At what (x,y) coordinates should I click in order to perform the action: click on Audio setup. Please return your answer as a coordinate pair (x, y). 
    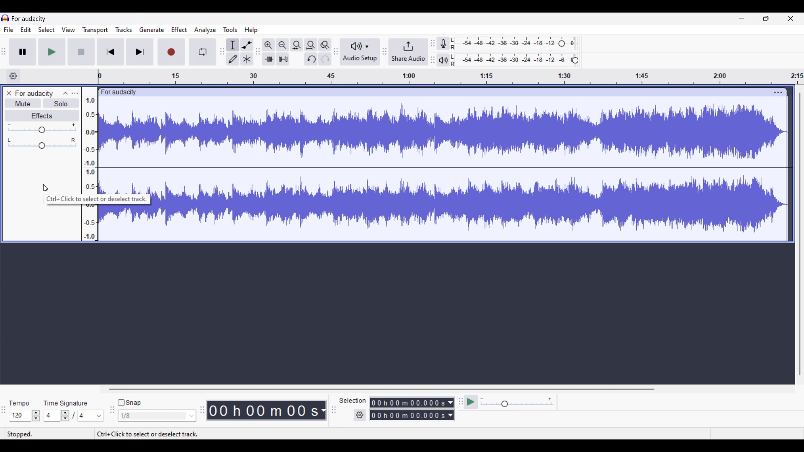
    Looking at the image, I should click on (360, 51).